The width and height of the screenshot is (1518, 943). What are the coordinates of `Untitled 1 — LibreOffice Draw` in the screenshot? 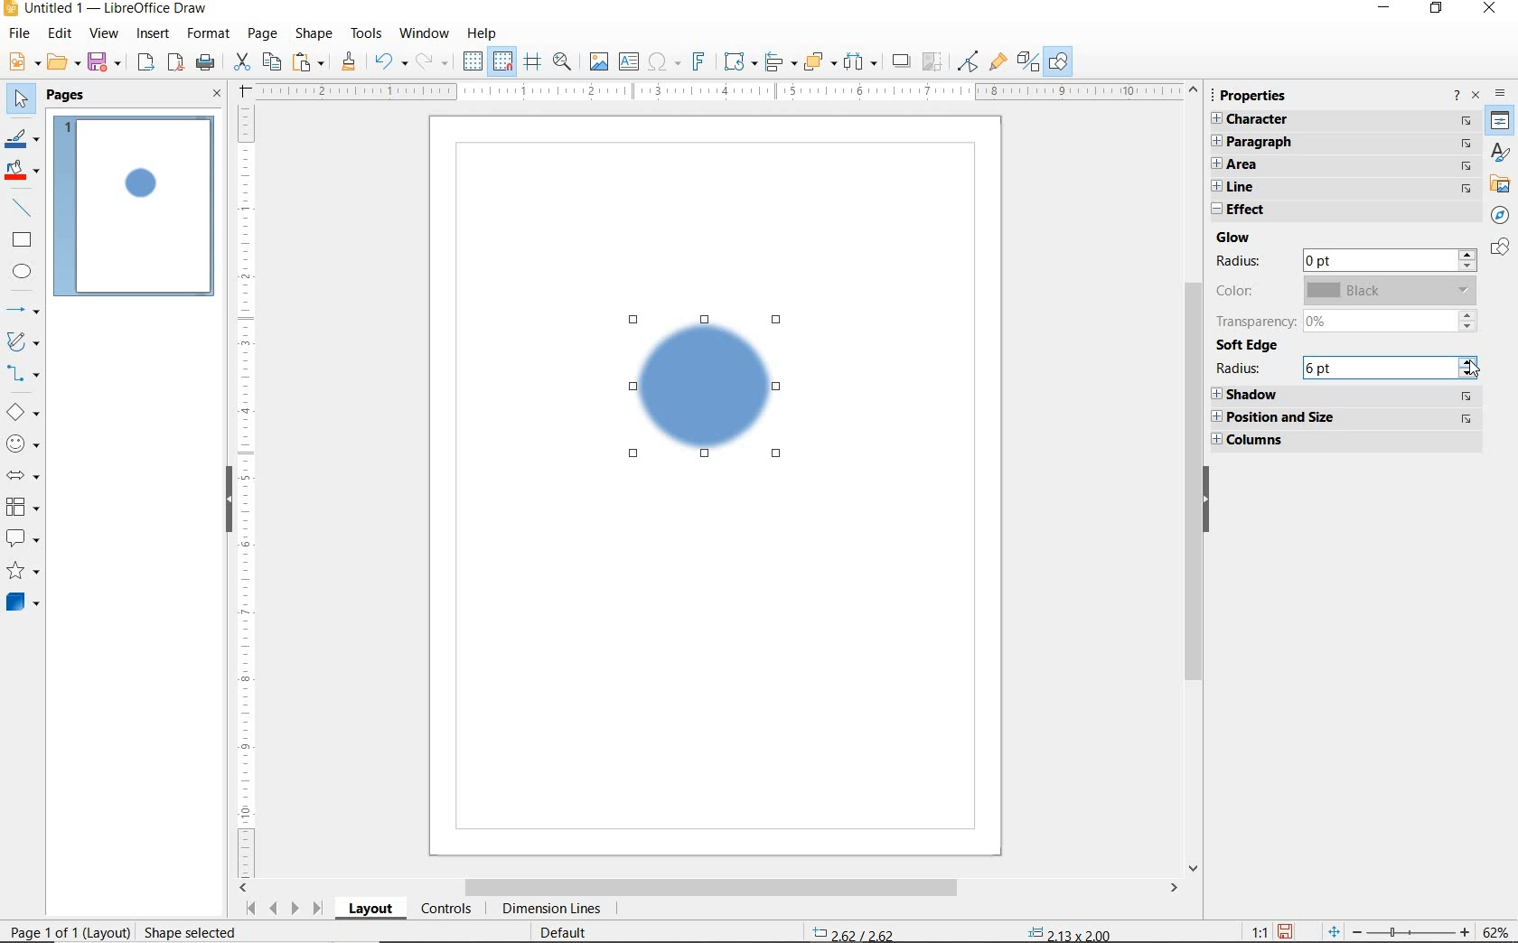 It's located at (105, 10).